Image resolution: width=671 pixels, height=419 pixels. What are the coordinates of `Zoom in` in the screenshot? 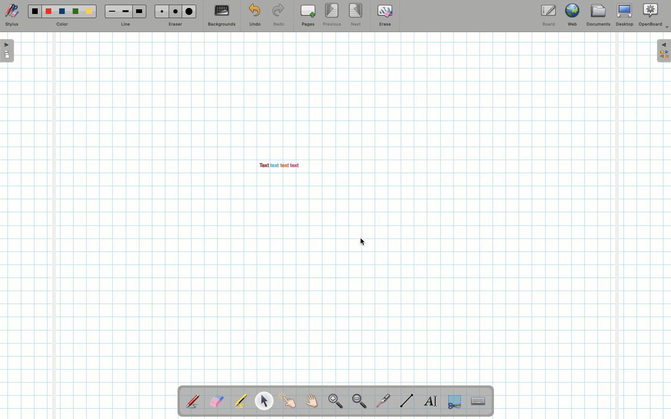 It's located at (333, 402).